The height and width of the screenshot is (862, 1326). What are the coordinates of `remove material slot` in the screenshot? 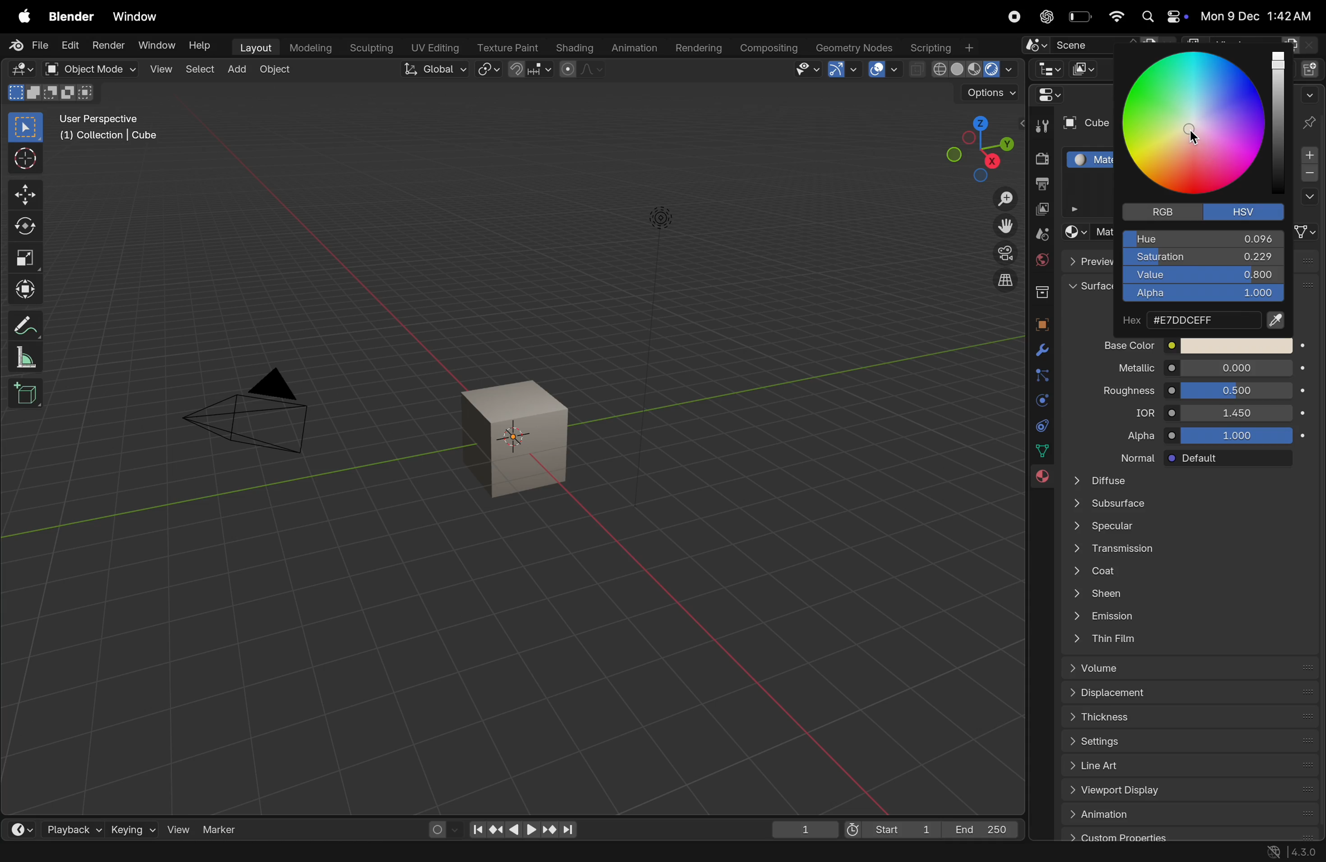 It's located at (1309, 175).